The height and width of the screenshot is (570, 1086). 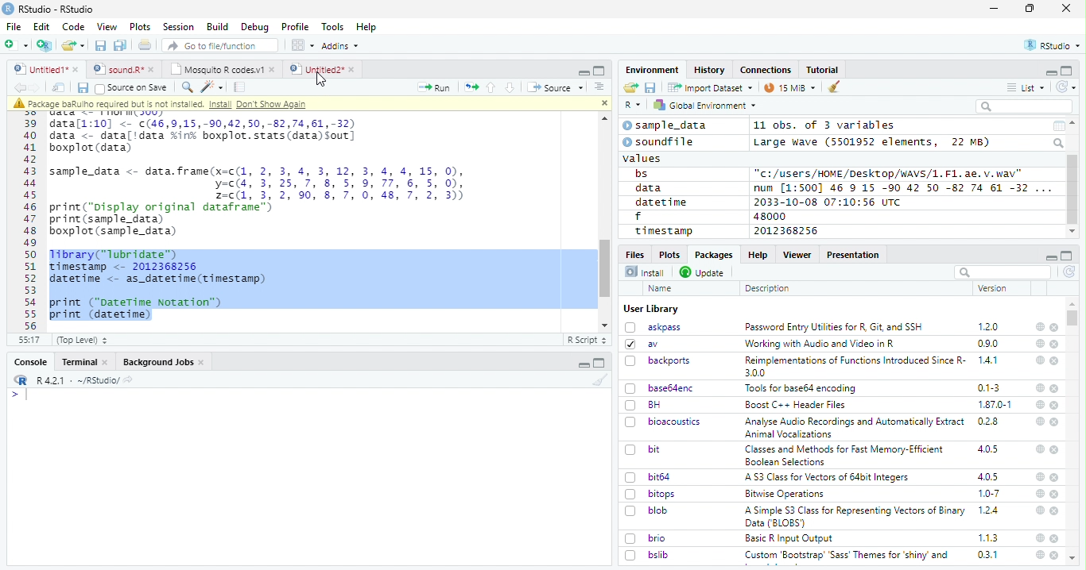 What do you see at coordinates (325, 70) in the screenshot?
I see `Untitled2*` at bounding box center [325, 70].